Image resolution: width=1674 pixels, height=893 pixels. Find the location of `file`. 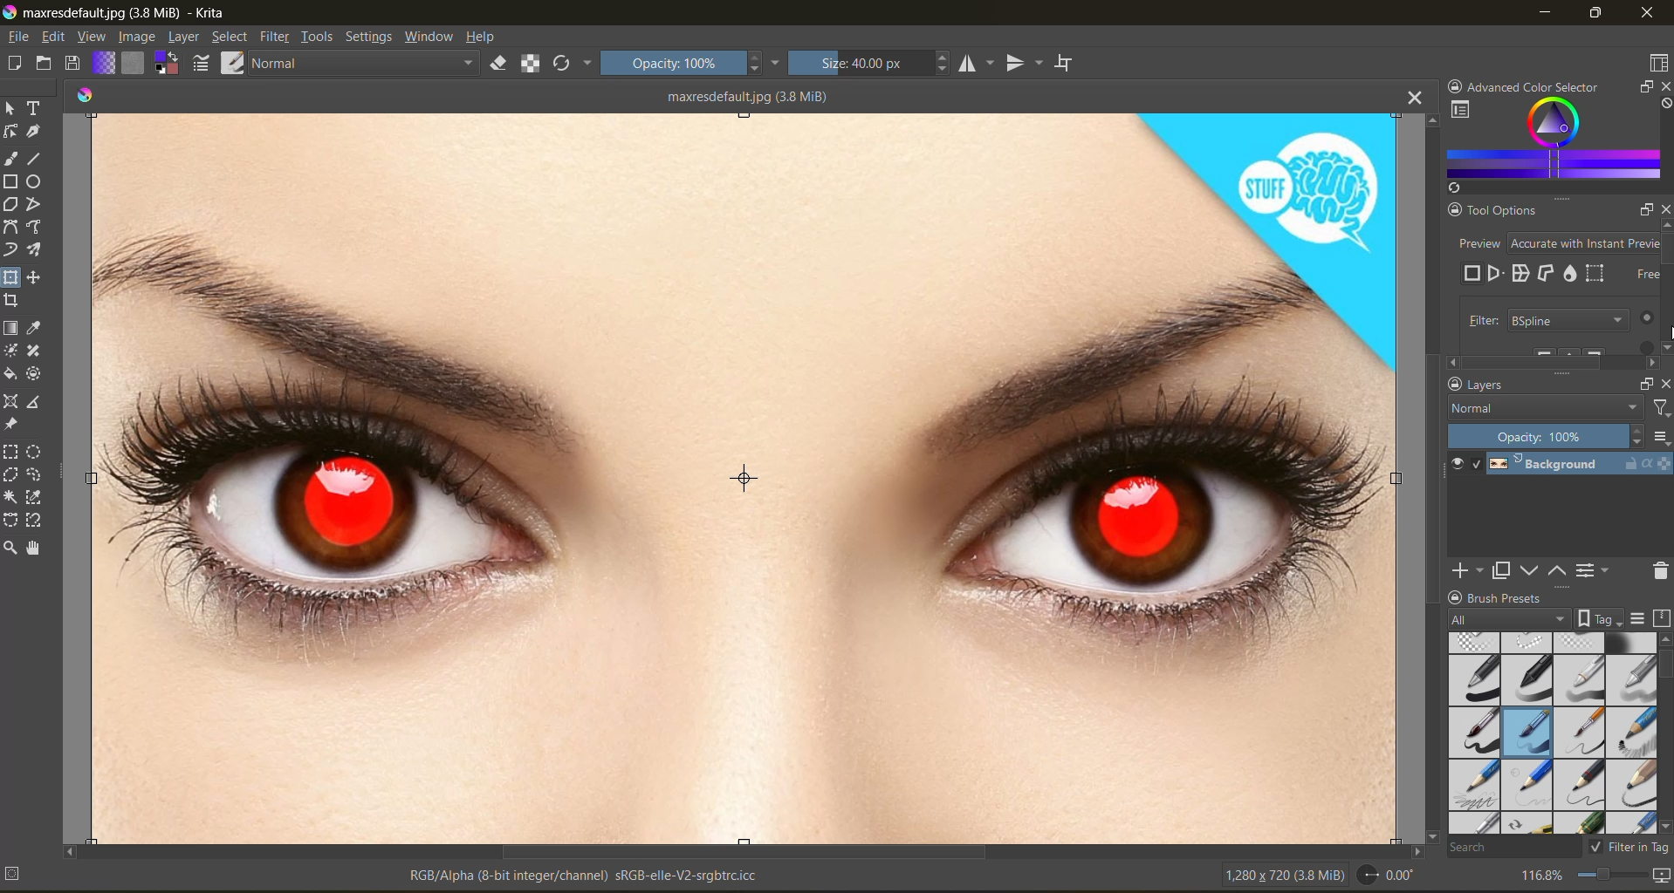

file is located at coordinates (16, 37).